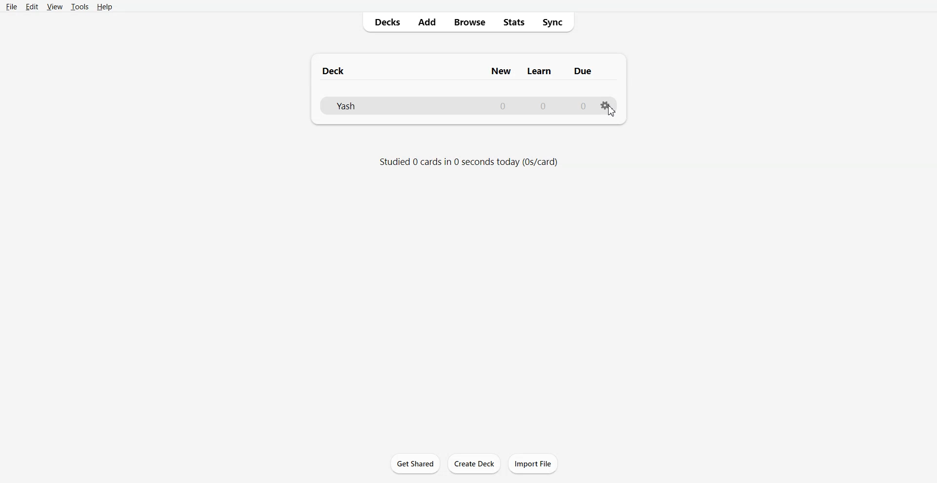 This screenshot has width=937, height=483. What do you see at coordinates (32, 6) in the screenshot?
I see `Edit` at bounding box center [32, 6].